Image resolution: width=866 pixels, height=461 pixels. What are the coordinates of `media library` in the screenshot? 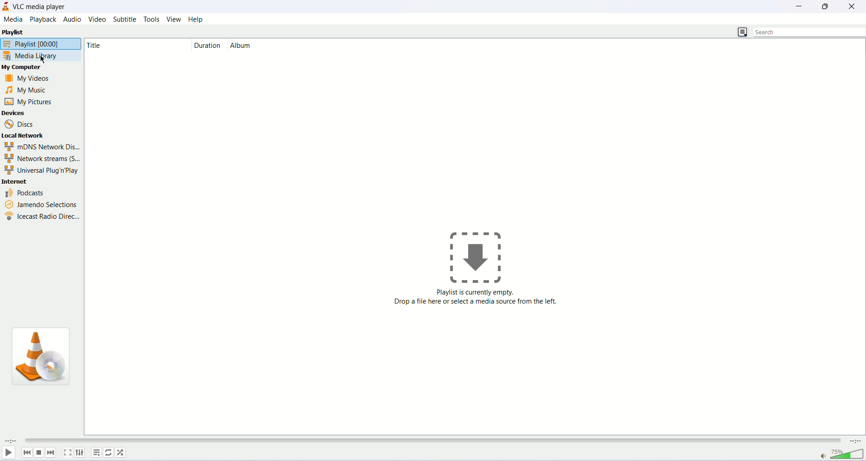 It's located at (41, 56).